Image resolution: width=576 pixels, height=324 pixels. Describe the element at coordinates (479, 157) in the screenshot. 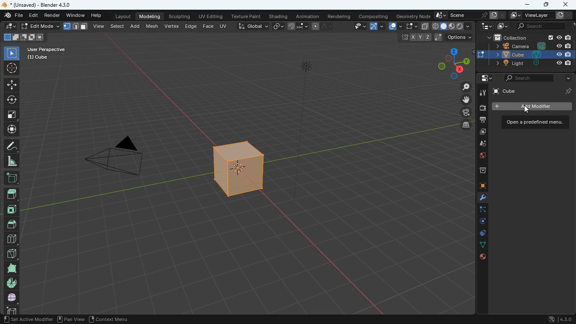

I see `globe` at that location.